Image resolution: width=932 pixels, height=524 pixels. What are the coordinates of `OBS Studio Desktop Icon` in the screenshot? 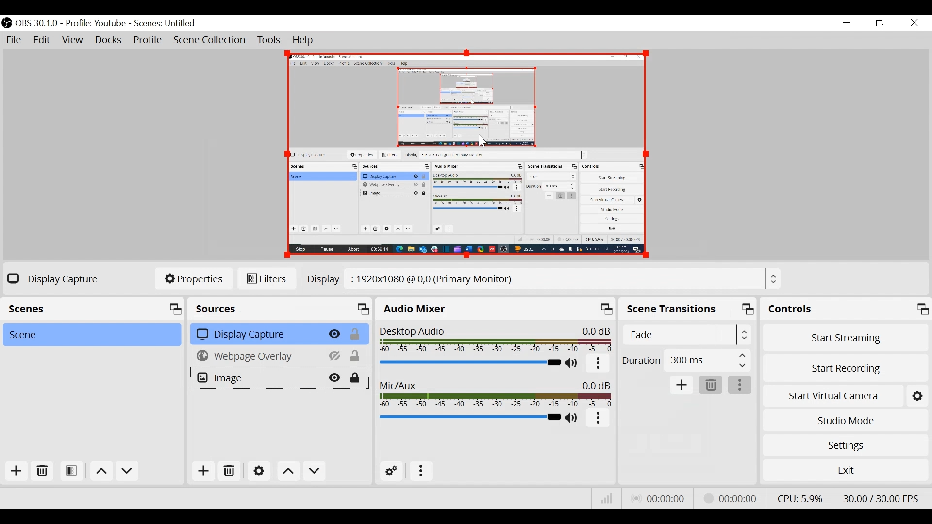 It's located at (6, 23).